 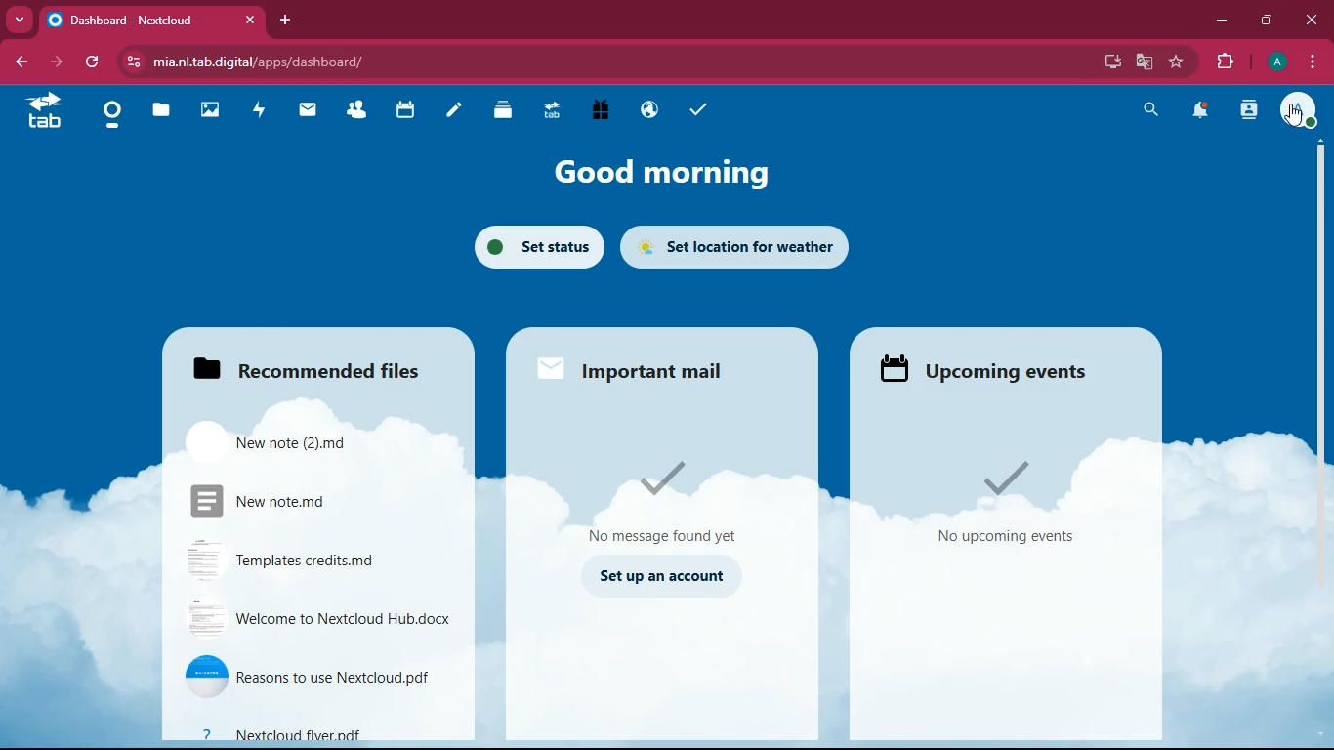 What do you see at coordinates (402, 112) in the screenshot?
I see `calendar` at bounding box center [402, 112].